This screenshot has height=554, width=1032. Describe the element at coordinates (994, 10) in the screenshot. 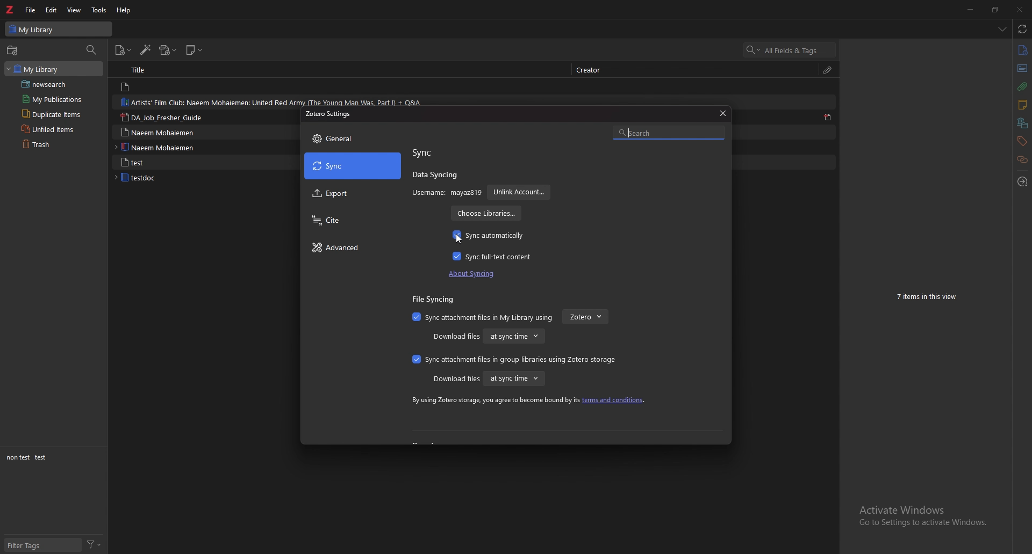

I see `resize` at that location.